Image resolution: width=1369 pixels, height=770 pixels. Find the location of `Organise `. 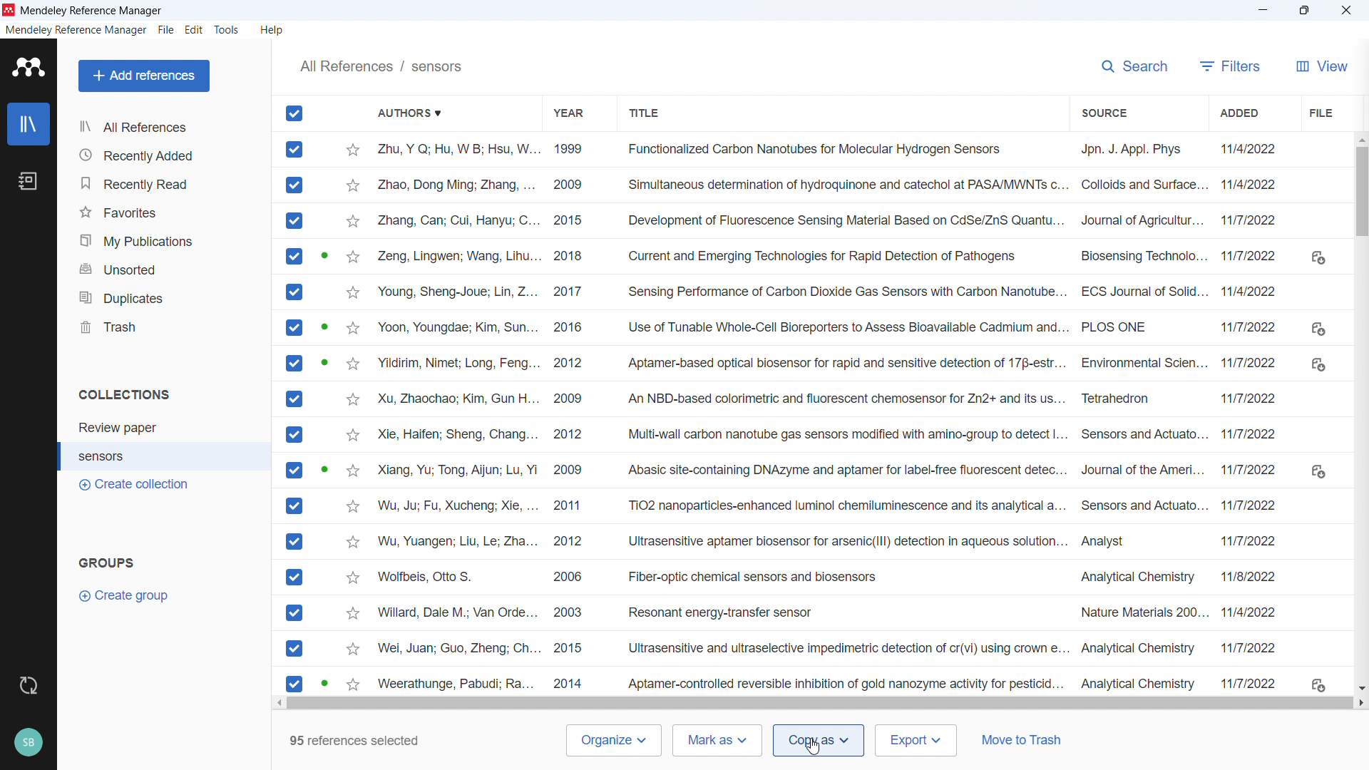

Organise  is located at coordinates (616, 741).